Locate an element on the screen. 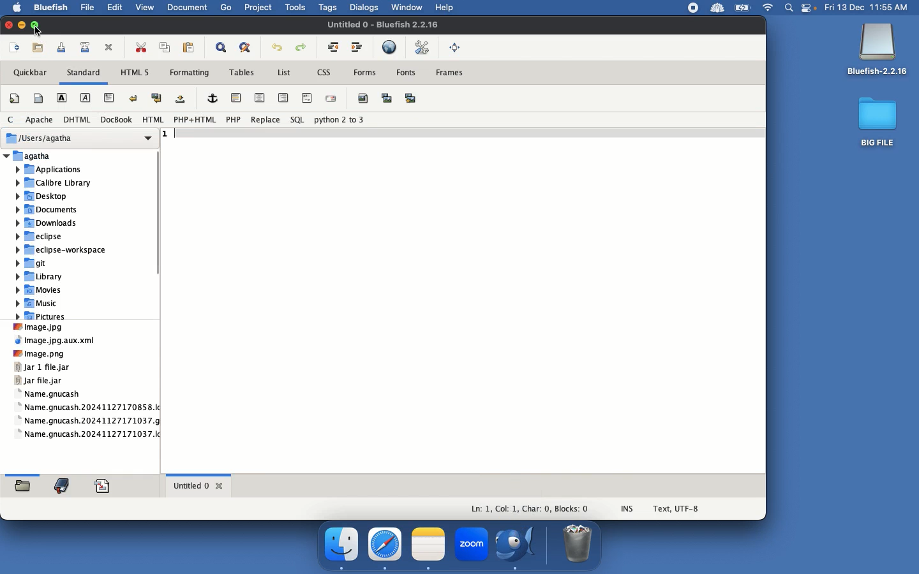 The image size is (919, 574). desktop is located at coordinates (50, 196).